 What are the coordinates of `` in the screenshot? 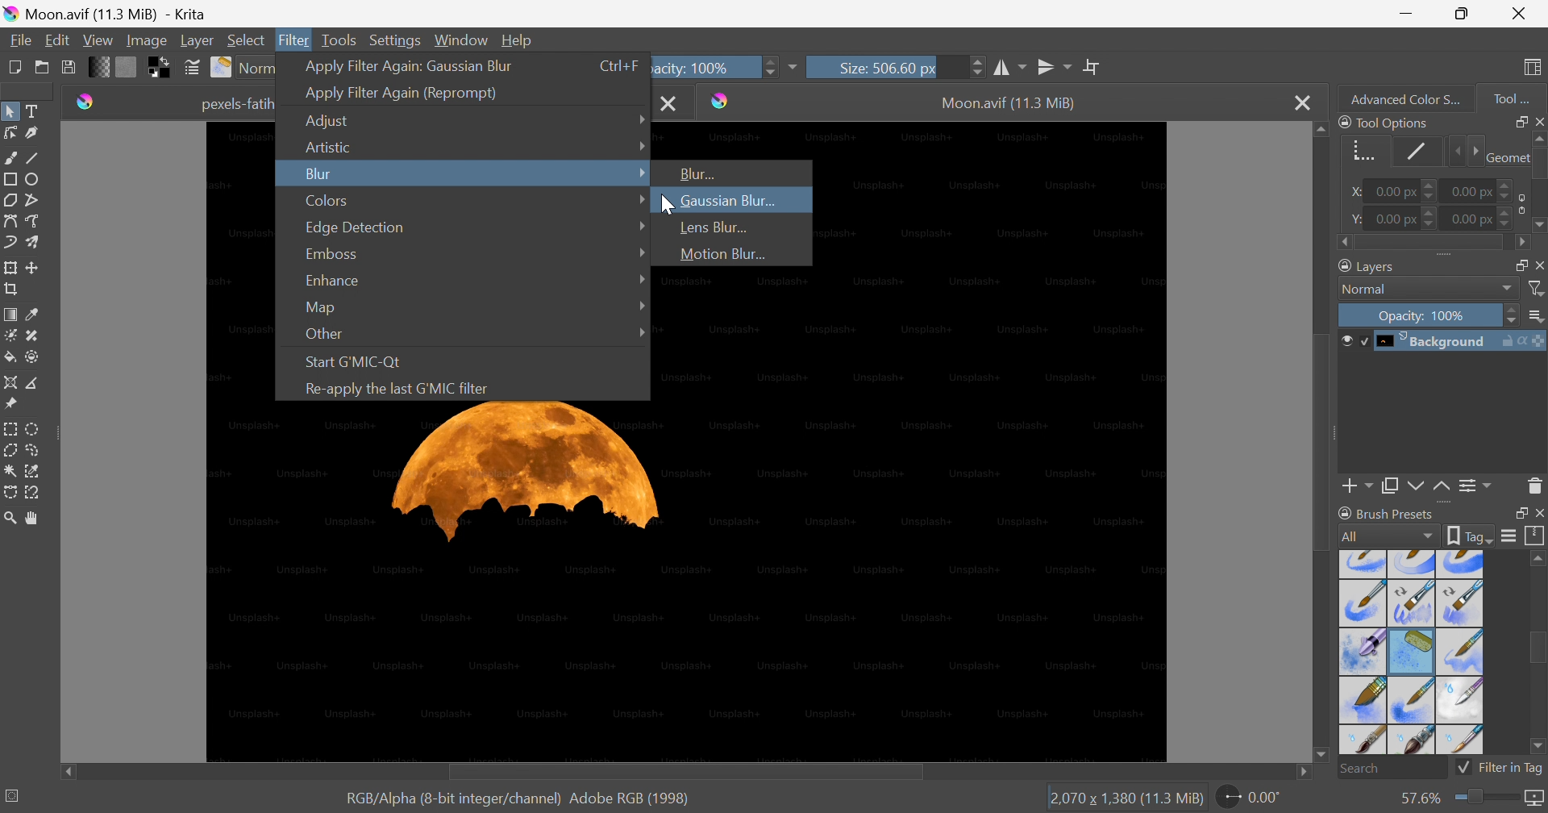 It's located at (1410, 14).